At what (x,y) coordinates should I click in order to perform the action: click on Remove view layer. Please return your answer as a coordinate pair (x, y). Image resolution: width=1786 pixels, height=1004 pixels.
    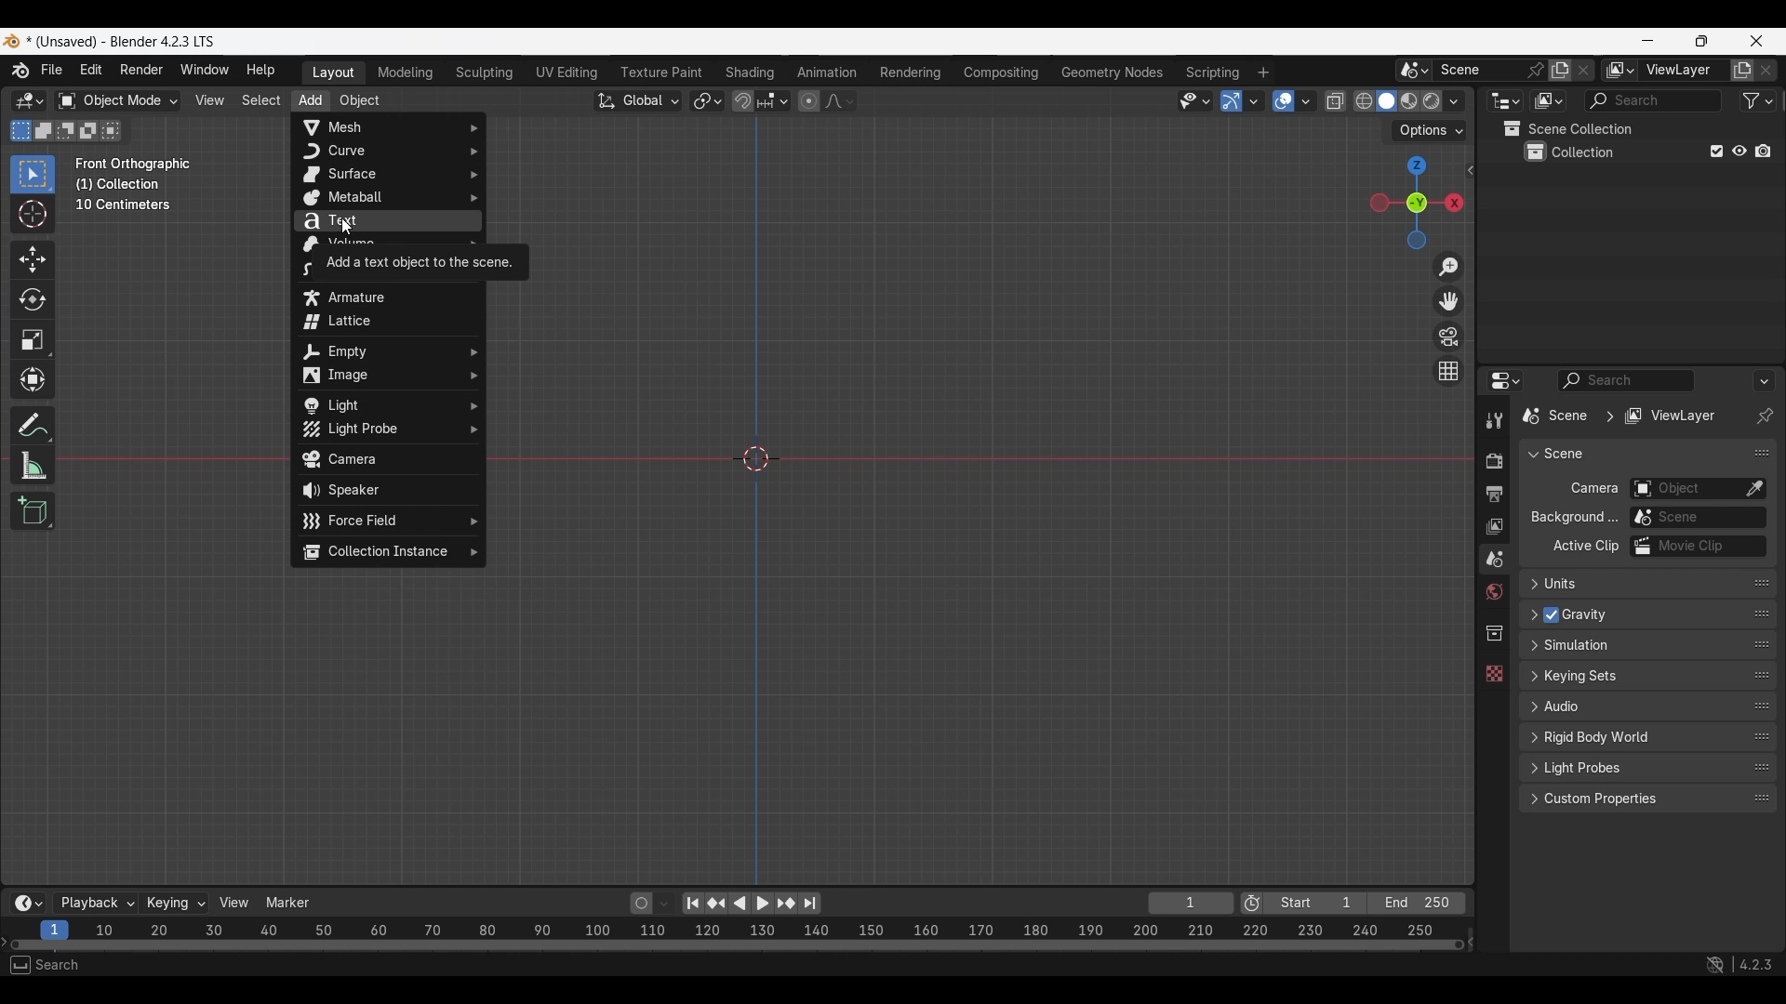
    Looking at the image, I should click on (1766, 70).